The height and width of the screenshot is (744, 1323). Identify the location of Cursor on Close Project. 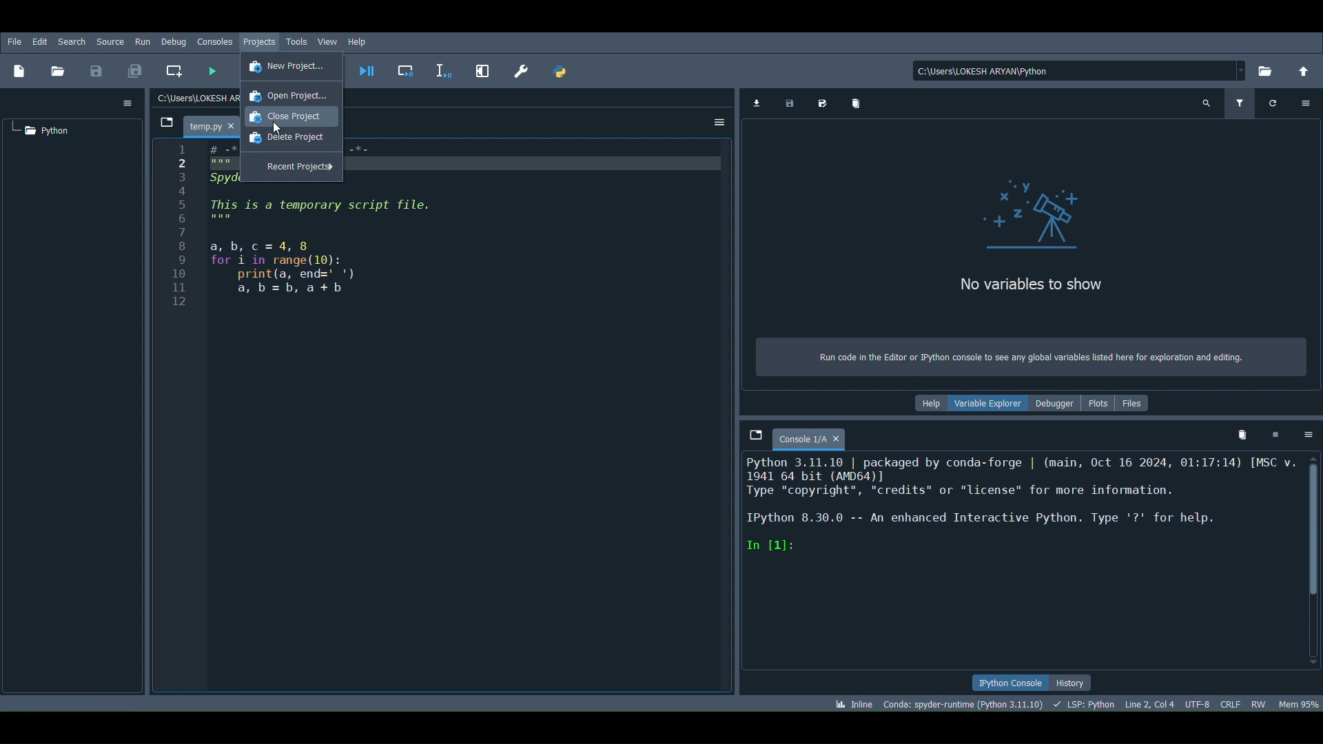
(280, 129).